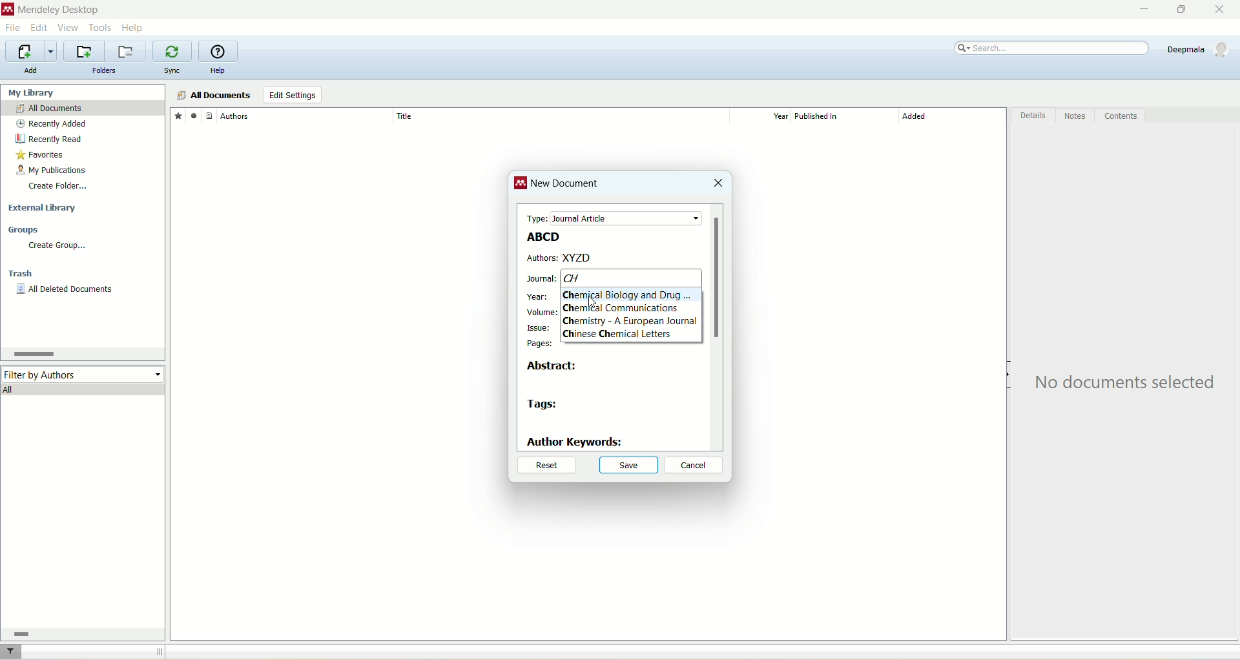 The height and width of the screenshot is (660, 1240). I want to click on mendeley desktop, so click(57, 11).